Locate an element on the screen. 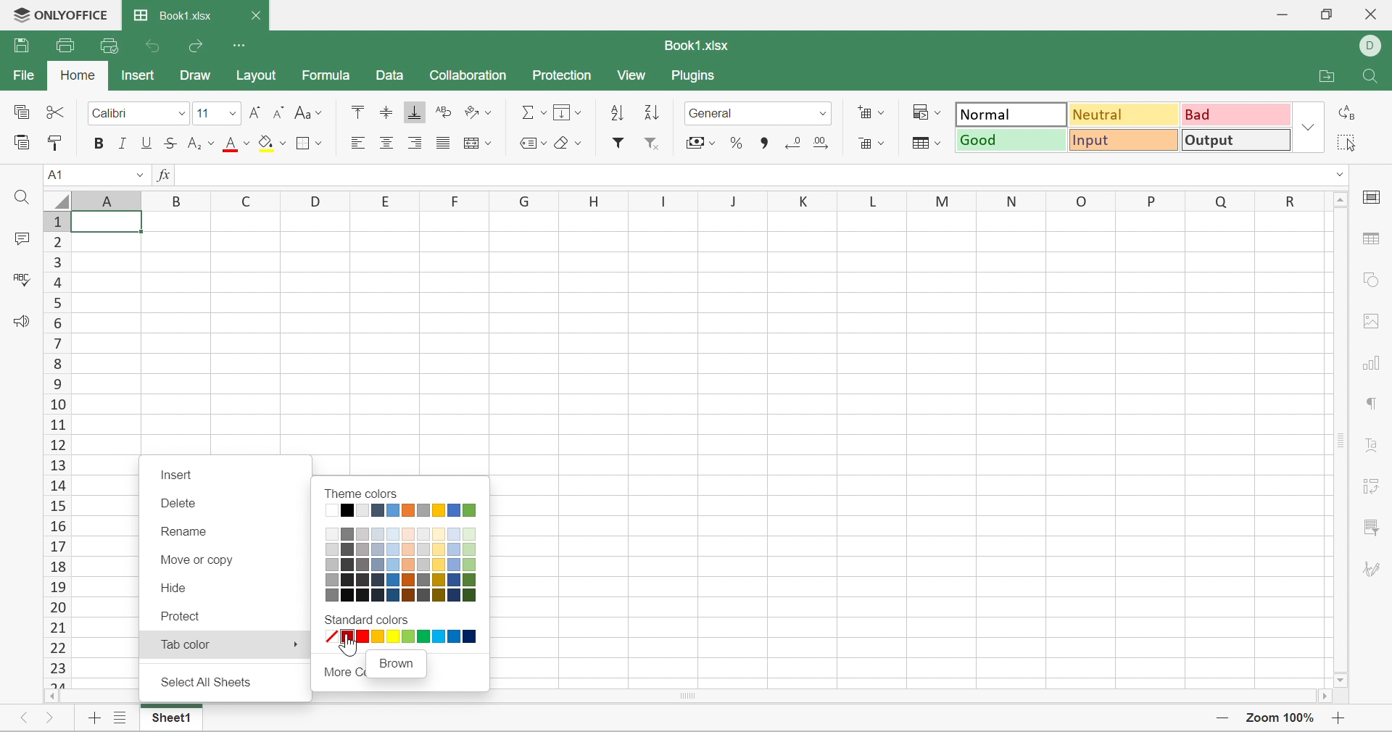 This screenshot has width=1392, height=732. Close is located at coordinates (1370, 14).